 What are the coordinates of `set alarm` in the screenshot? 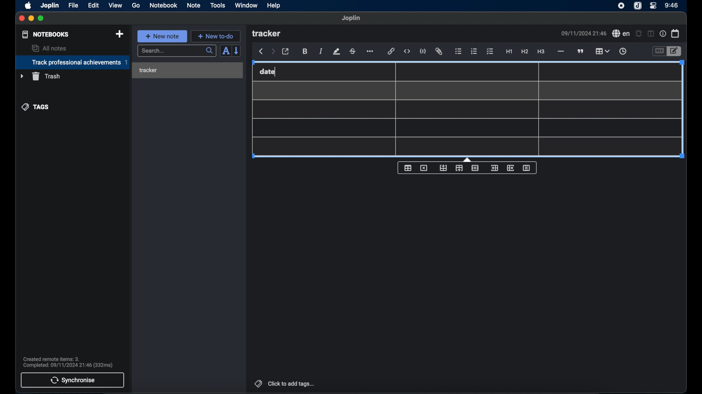 It's located at (638, 33).